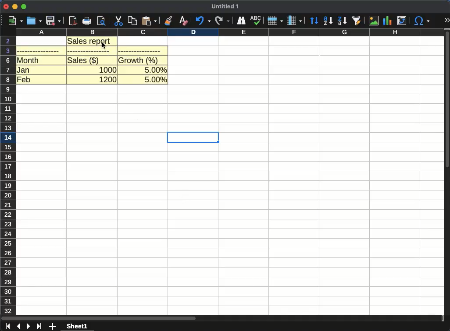 The width and height of the screenshot is (450, 331). I want to click on blank, so click(39, 50).